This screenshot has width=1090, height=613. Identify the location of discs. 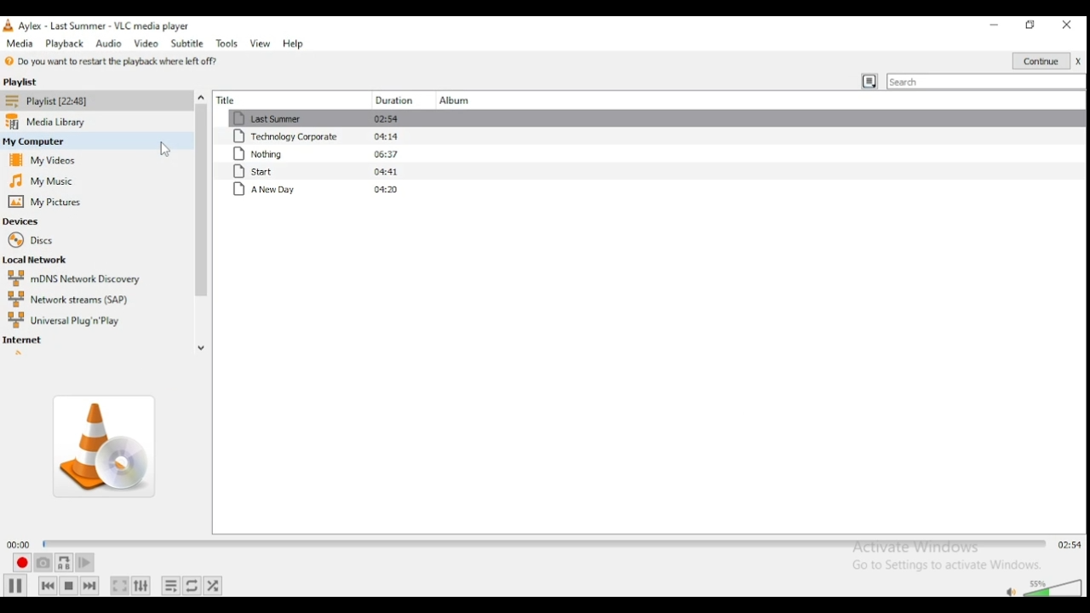
(36, 241).